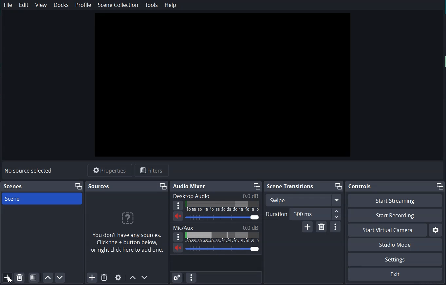 The height and width of the screenshot is (285, 446). I want to click on More, so click(178, 205).